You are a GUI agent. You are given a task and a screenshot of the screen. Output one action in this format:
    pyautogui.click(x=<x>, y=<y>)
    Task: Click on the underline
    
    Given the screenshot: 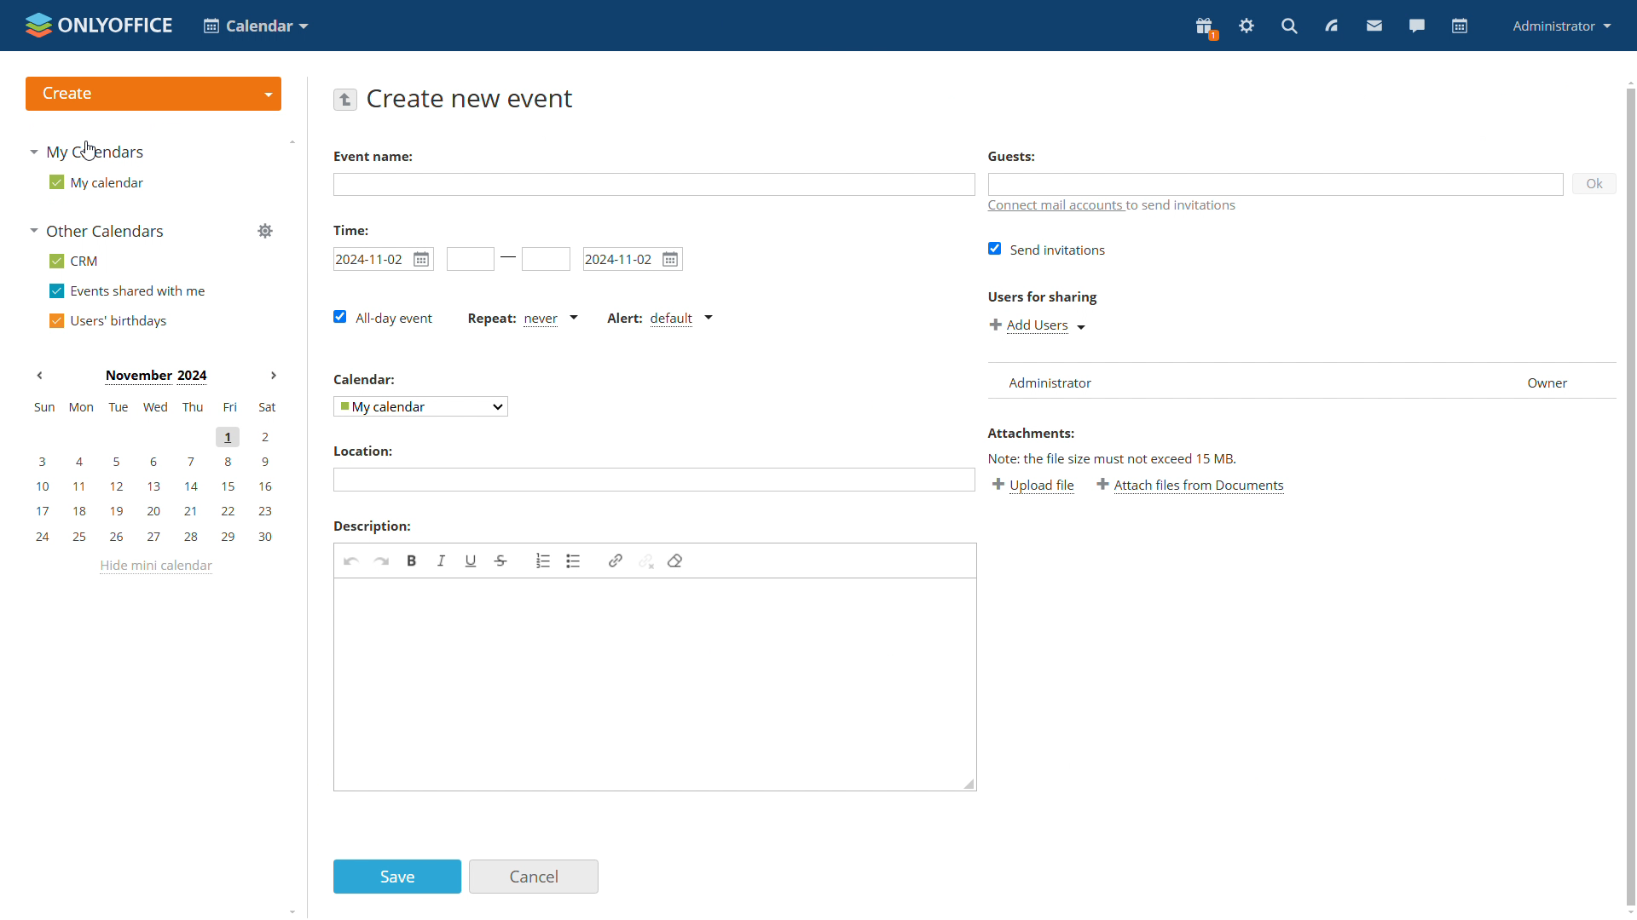 What is the action you would take?
    pyautogui.click(x=471, y=561)
    